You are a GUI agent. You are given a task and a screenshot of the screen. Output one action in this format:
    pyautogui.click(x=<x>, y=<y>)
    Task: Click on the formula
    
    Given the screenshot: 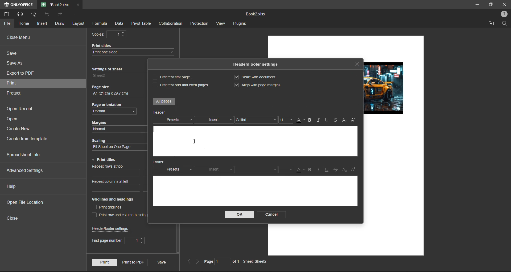 What is the action you would take?
    pyautogui.click(x=99, y=24)
    